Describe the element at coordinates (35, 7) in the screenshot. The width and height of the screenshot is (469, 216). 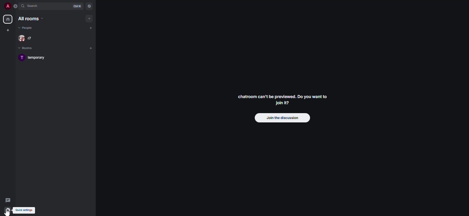
I see `search` at that location.